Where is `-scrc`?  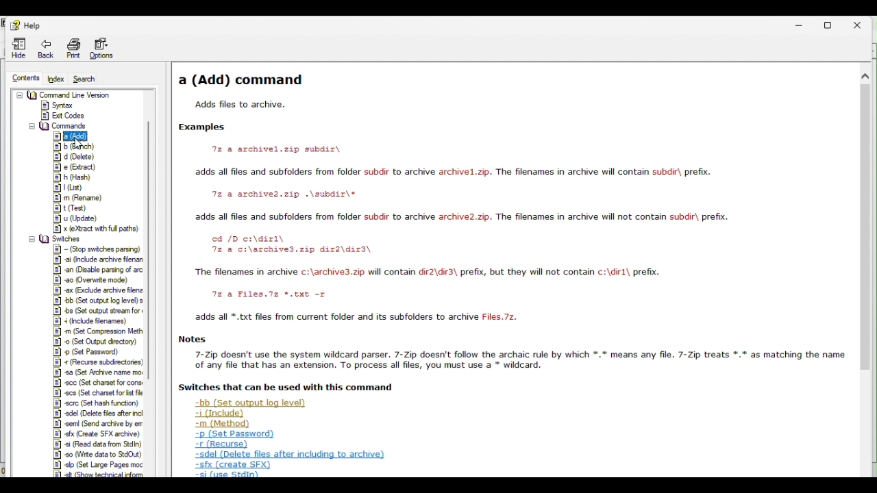 -scrc is located at coordinates (96, 403).